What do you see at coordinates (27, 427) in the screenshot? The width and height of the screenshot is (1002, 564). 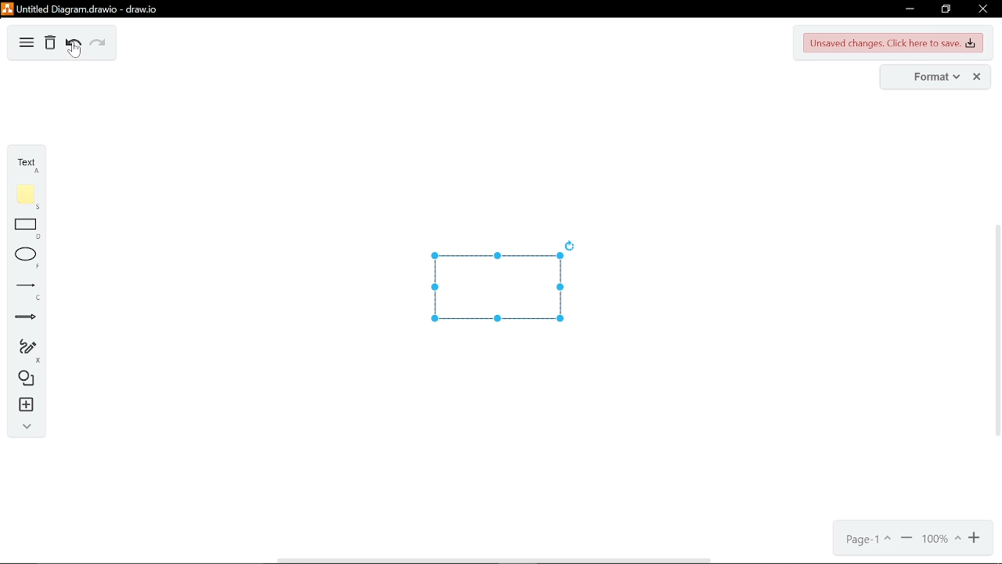 I see `collapse` at bounding box center [27, 427].